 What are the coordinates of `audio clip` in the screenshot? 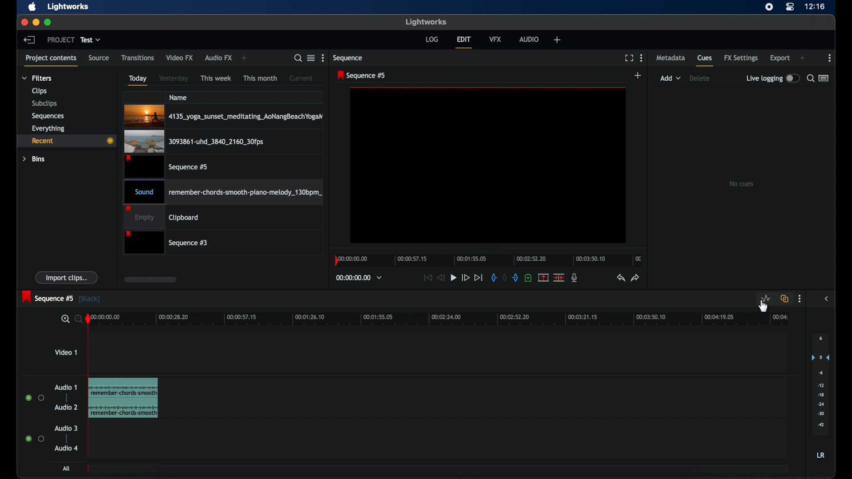 It's located at (123, 398).